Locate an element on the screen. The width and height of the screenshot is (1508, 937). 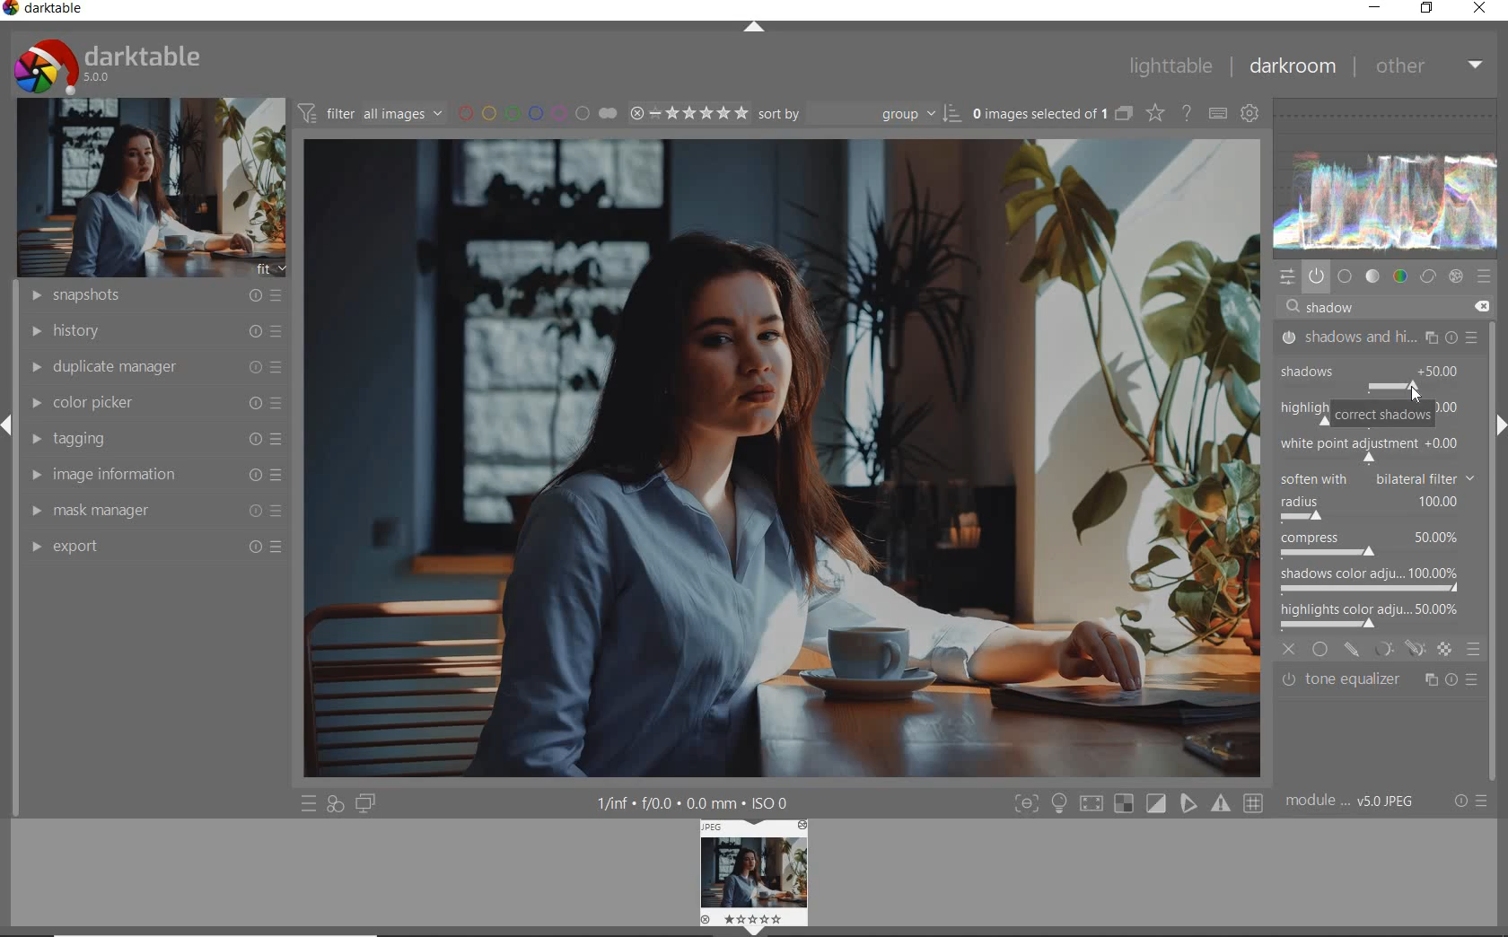
collapse grouped images is located at coordinates (1122, 114).